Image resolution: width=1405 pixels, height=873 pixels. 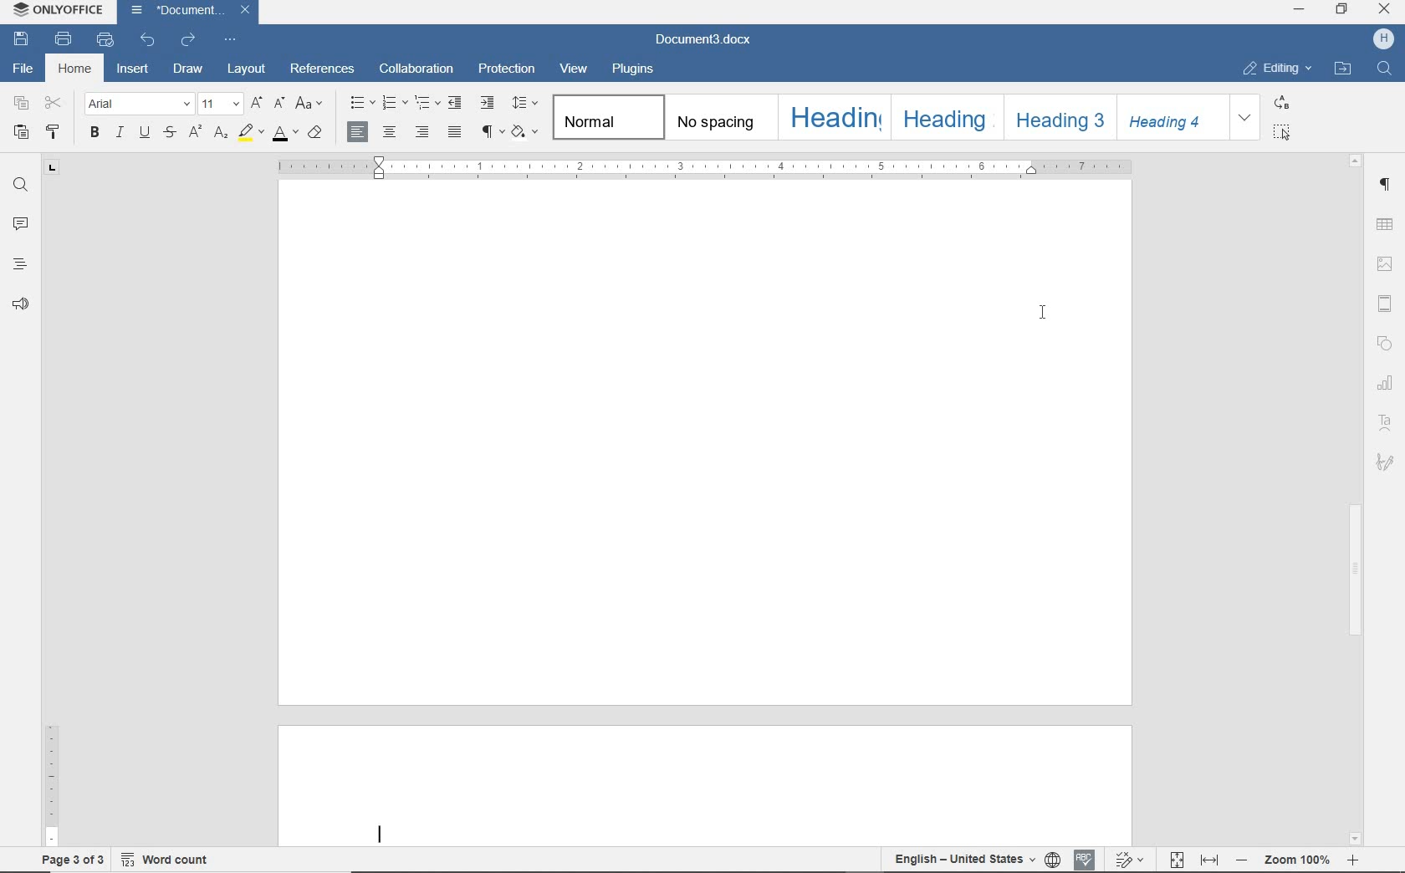 I want to click on HEADING 2, so click(x=946, y=117).